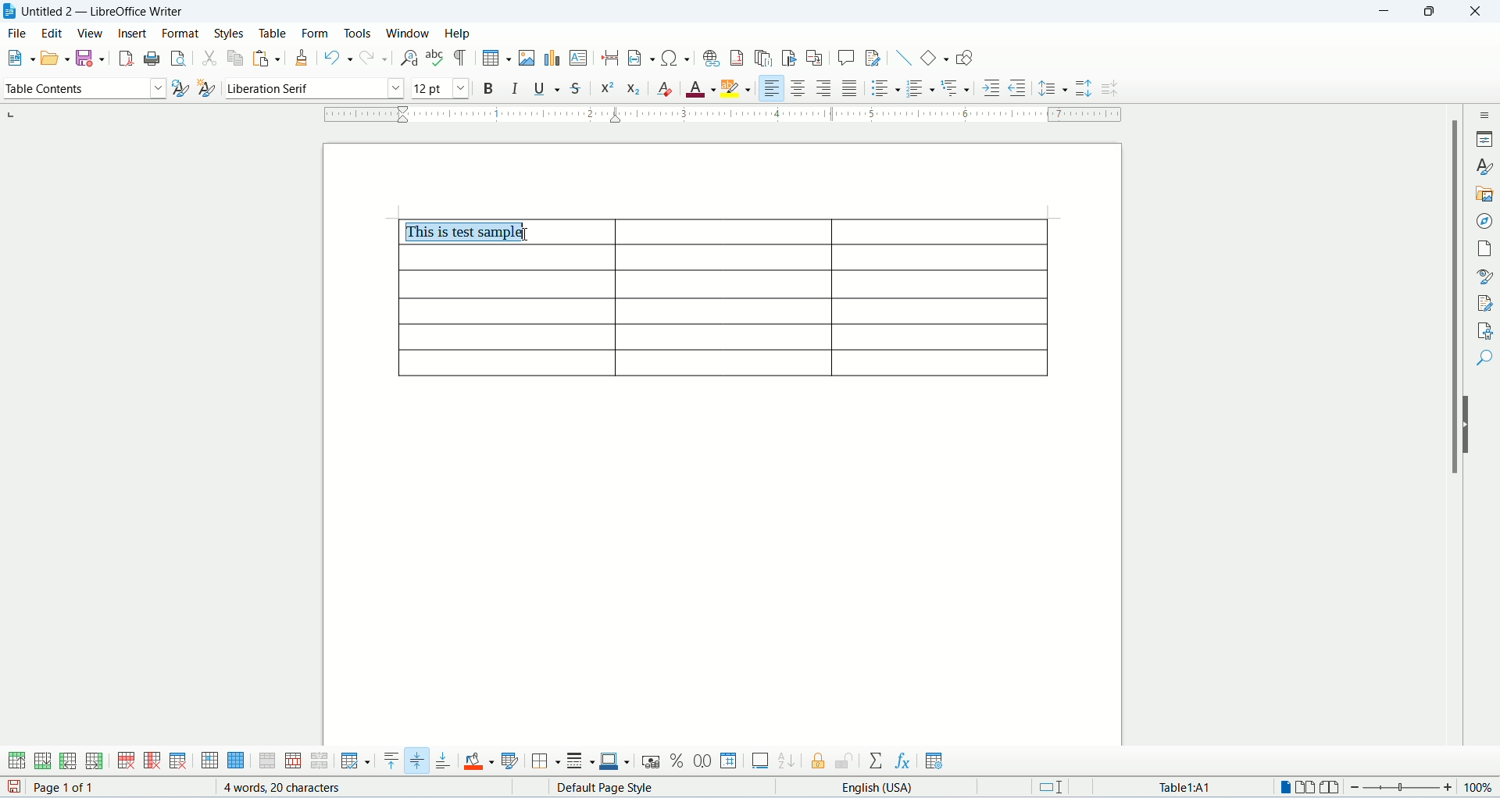  Describe the element at coordinates (209, 762) in the screenshot. I see `select cell` at that location.